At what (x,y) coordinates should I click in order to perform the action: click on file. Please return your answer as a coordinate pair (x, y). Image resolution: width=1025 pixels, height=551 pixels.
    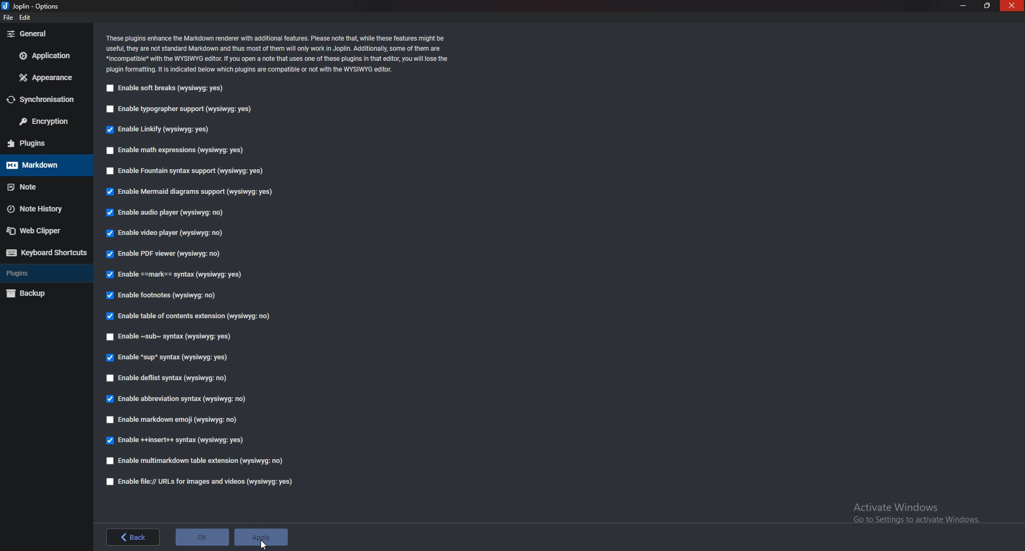
    Looking at the image, I should click on (7, 20).